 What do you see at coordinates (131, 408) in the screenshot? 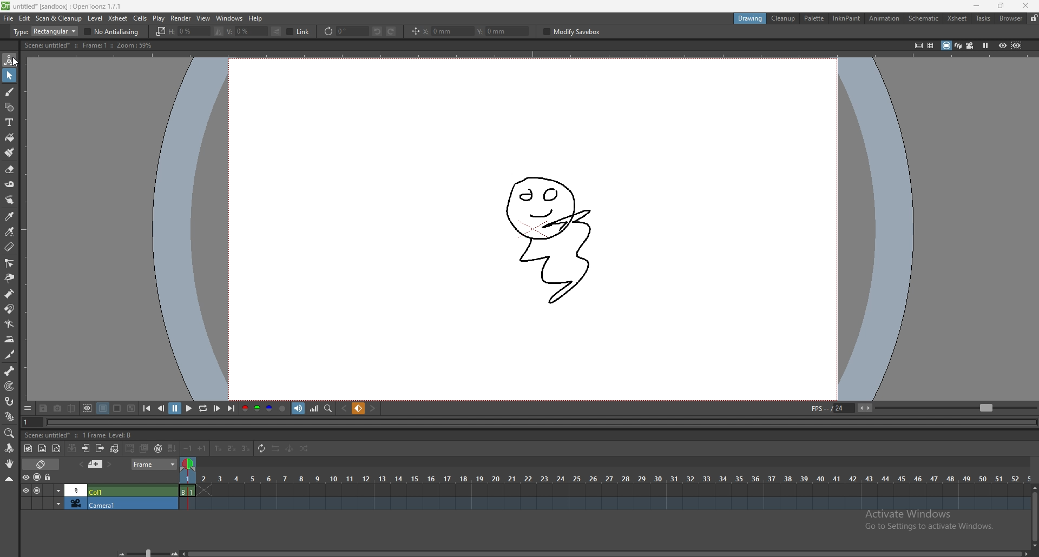
I see `checkered background` at bounding box center [131, 408].